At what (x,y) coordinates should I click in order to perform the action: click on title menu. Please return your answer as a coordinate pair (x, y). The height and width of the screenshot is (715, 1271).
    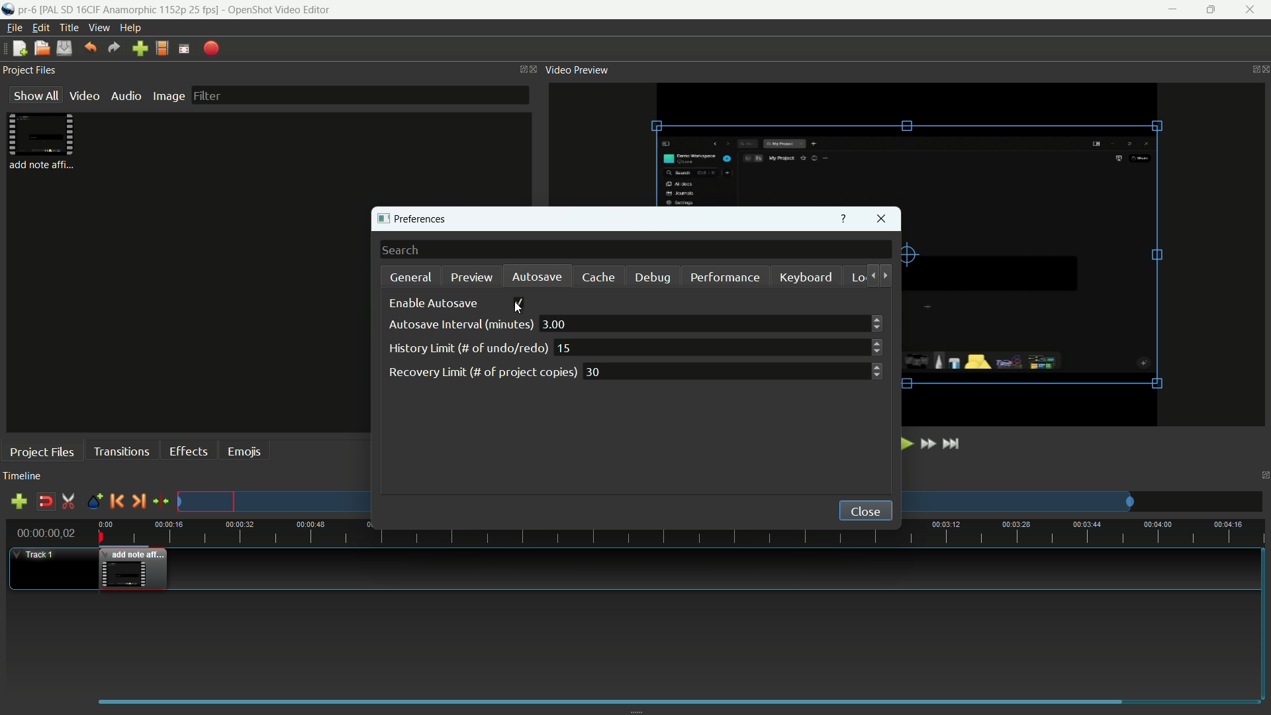
    Looking at the image, I should click on (69, 28).